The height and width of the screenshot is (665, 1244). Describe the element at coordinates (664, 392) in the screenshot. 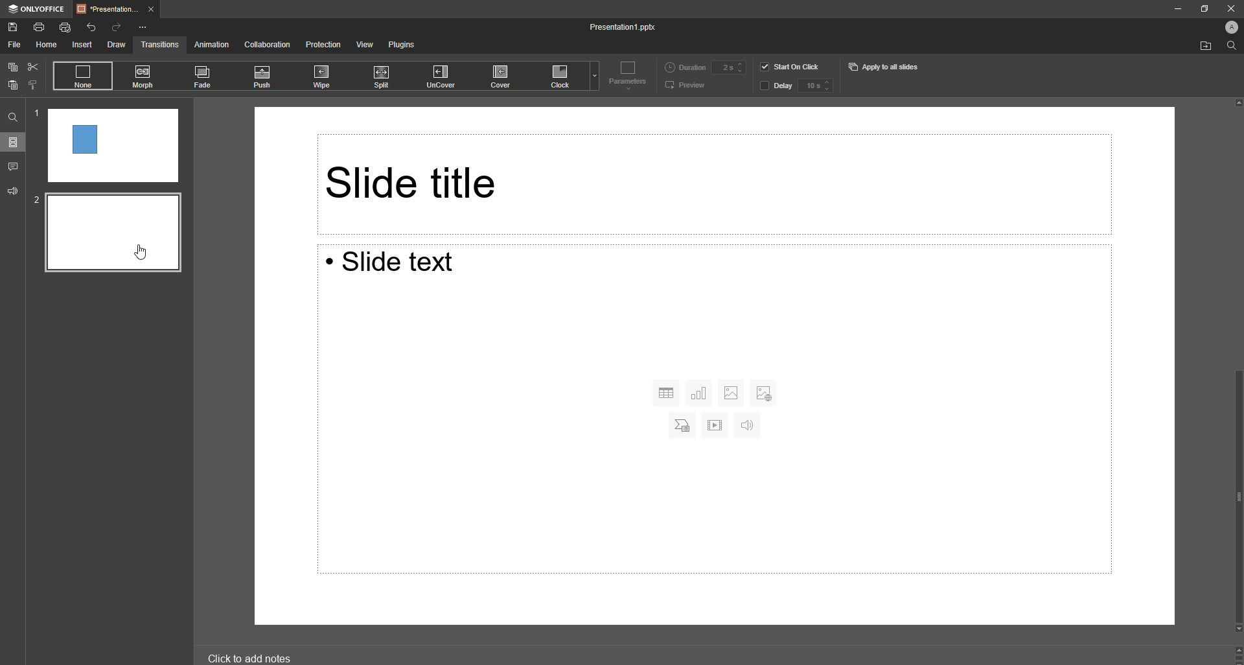

I see `Grid` at that location.